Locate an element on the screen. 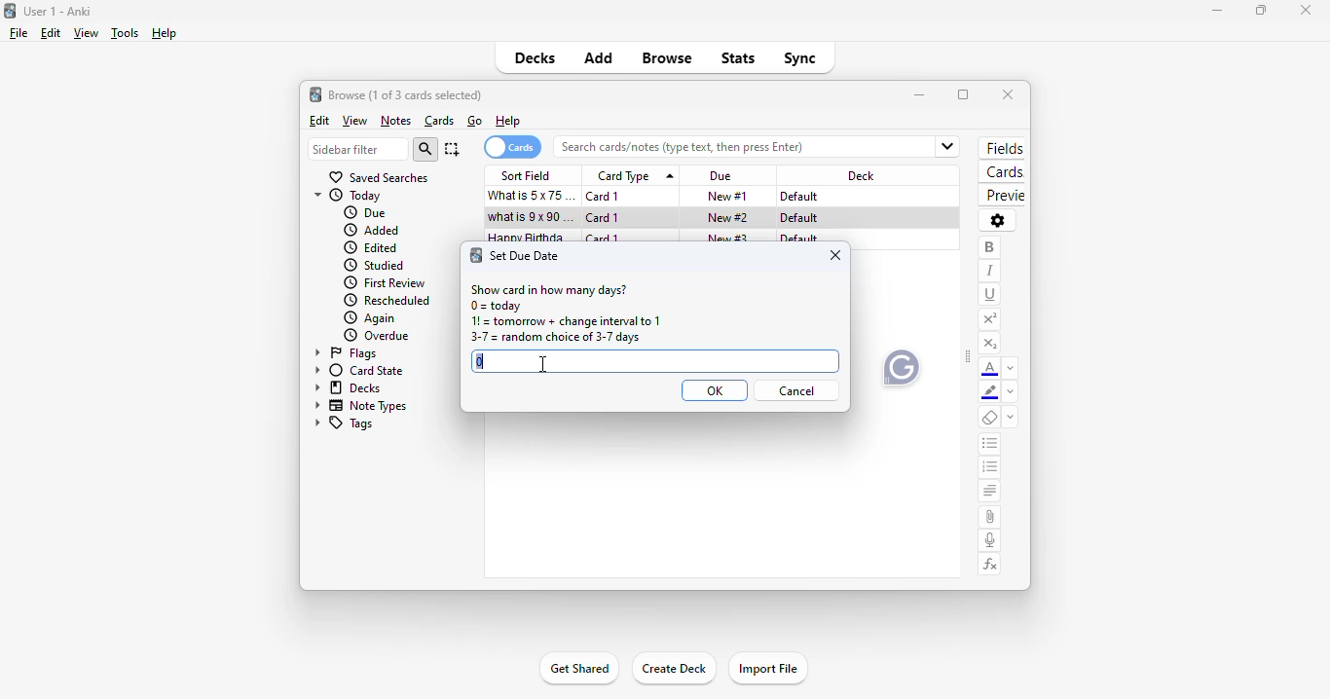  0 is located at coordinates (480, 361).